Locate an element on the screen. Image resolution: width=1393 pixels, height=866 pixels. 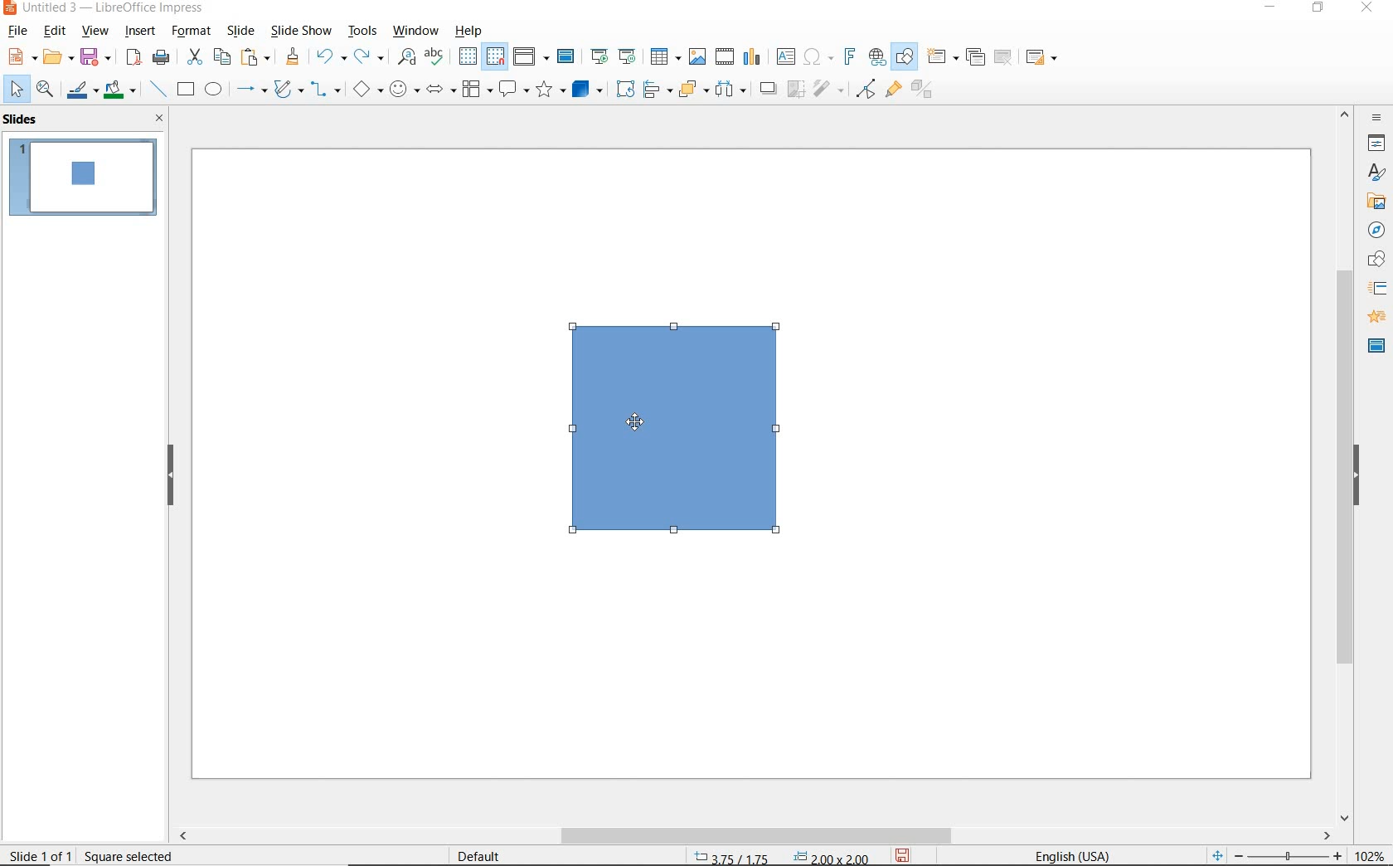
curves and polygons is located at coordinates (287, 90).